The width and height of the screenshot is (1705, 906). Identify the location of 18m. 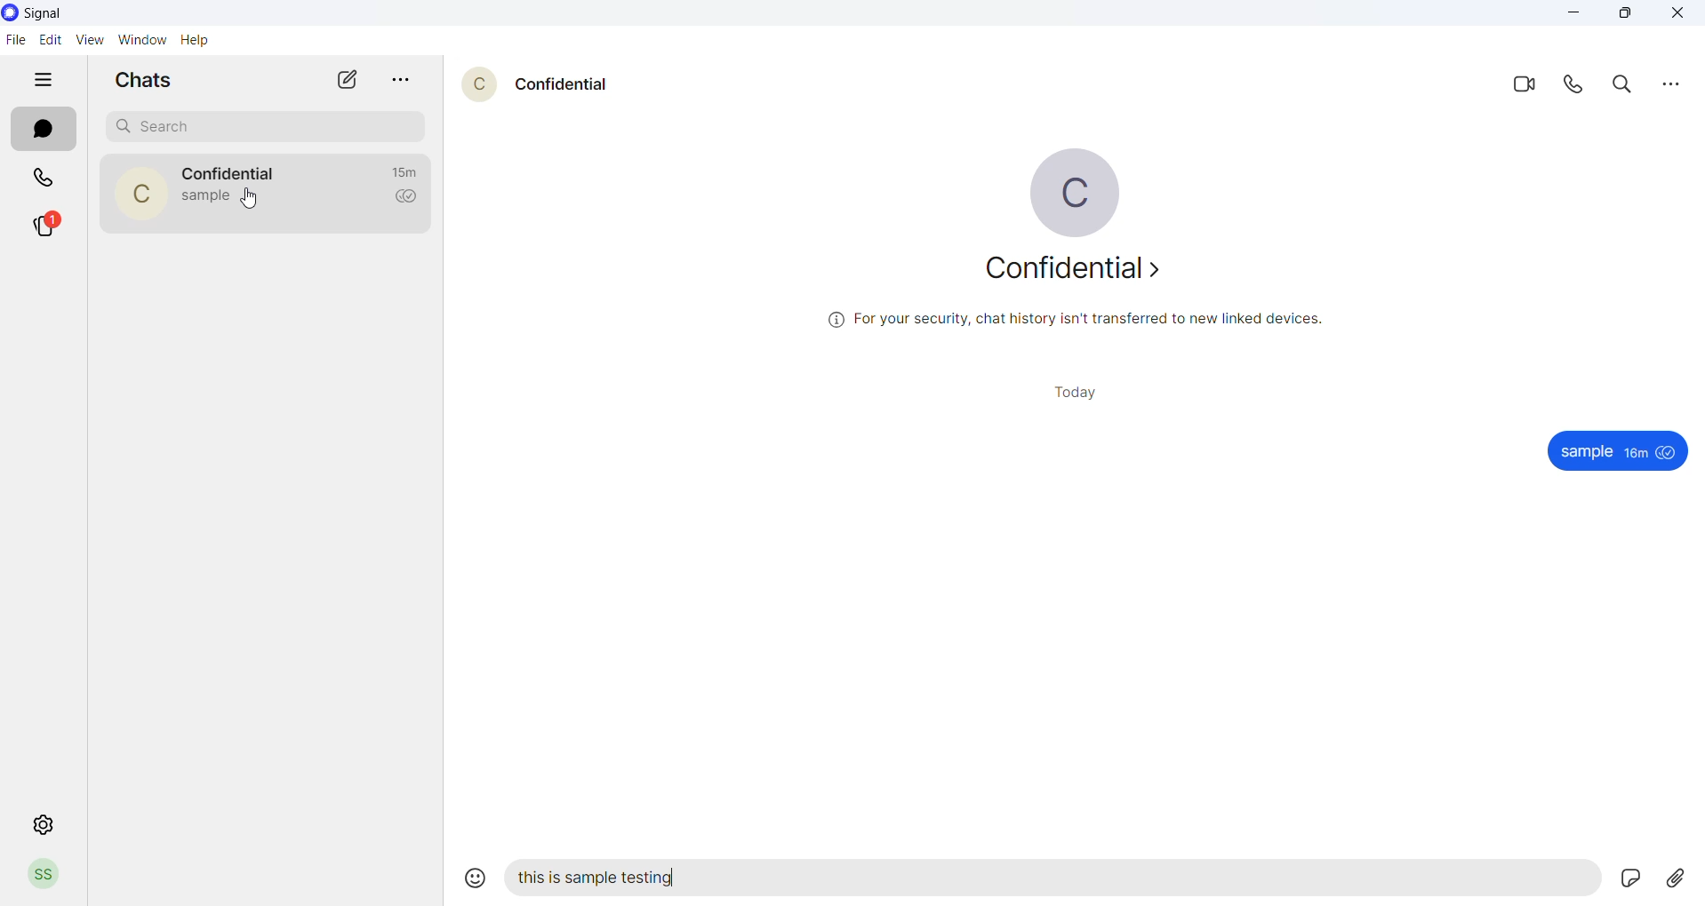
(1634, 452).